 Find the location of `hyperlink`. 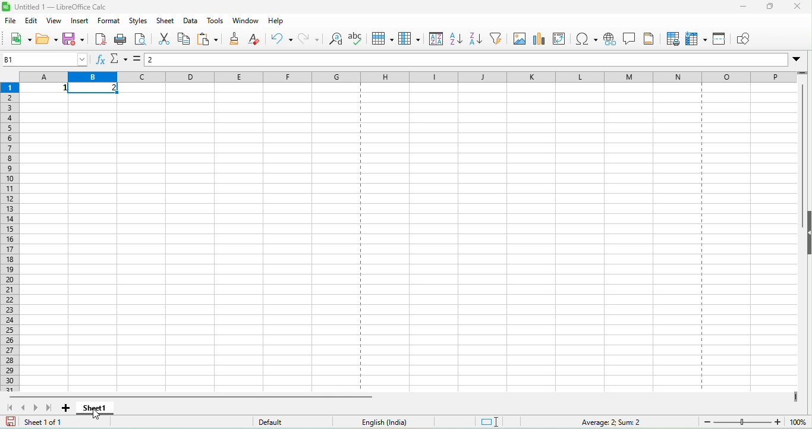

hyperlink is located at coordinates (611, 40).